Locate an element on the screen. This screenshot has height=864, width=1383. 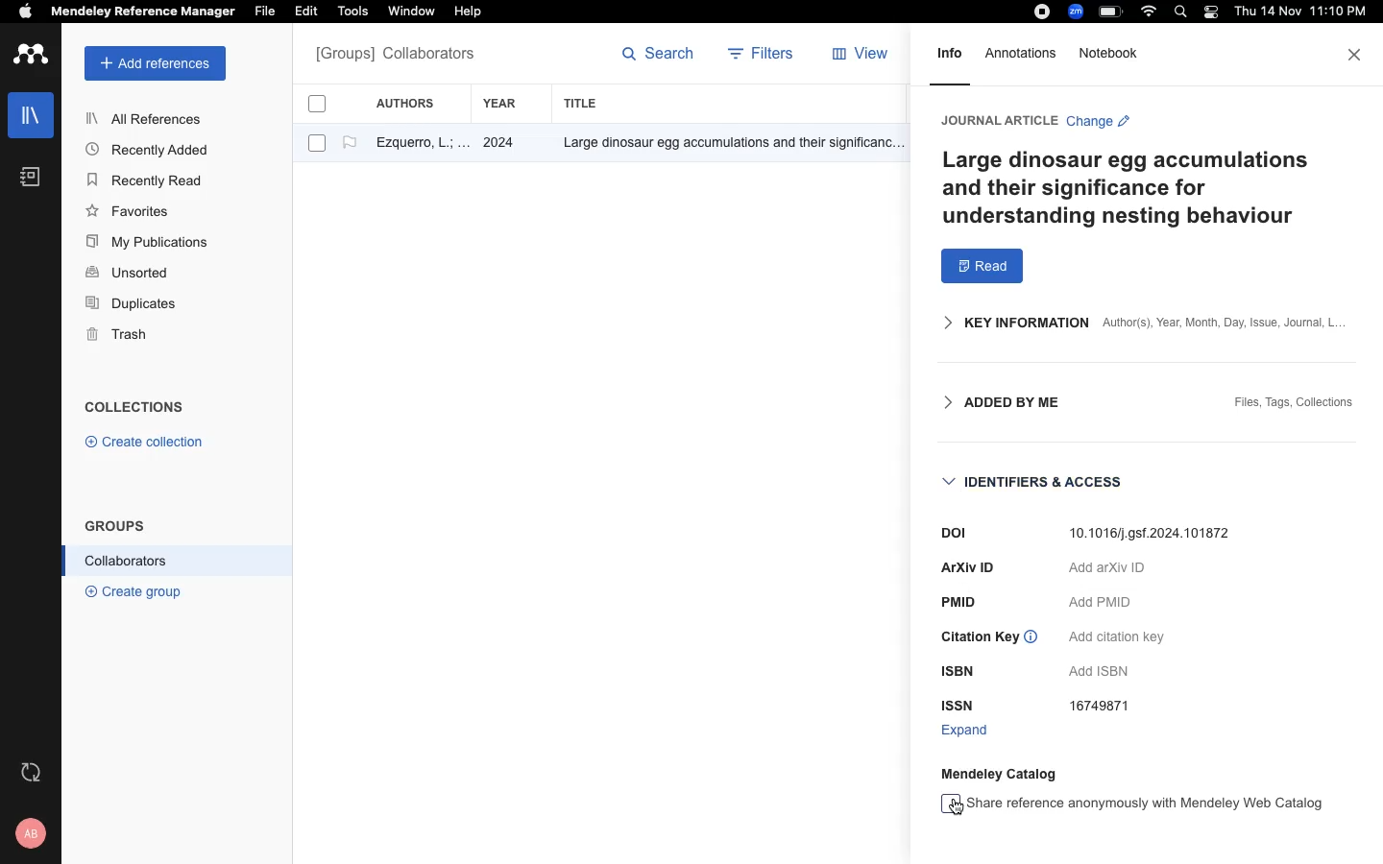
PMID is located at coordinates (963, 602).